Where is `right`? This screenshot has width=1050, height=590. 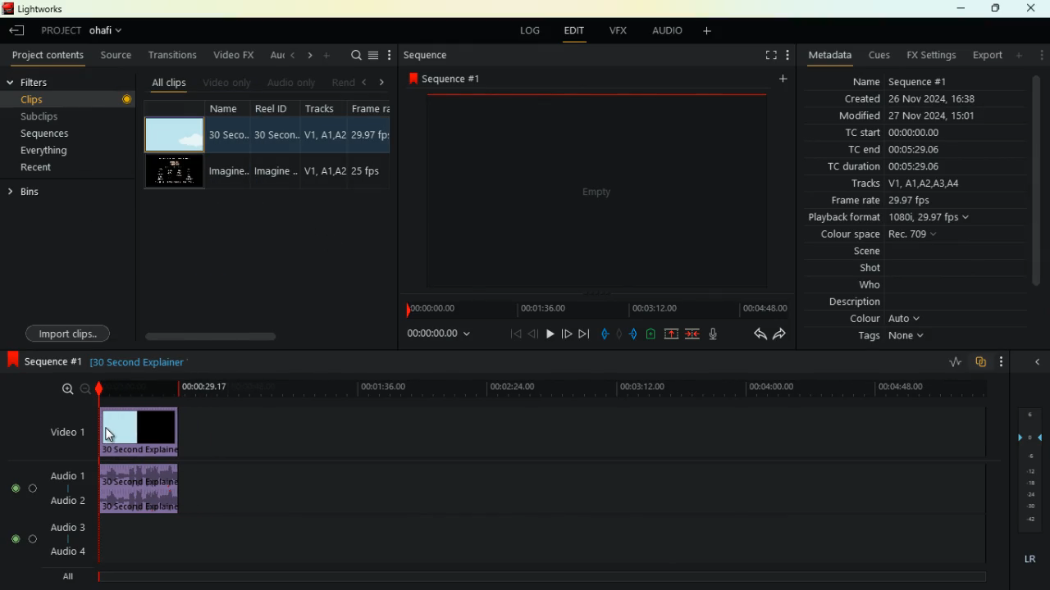 right is located at coordinates (384, 82).